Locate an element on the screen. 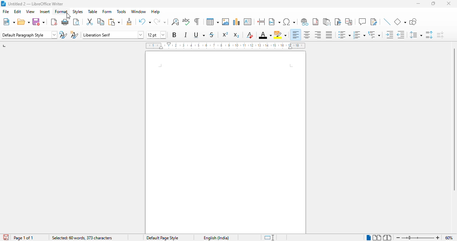 The width and height of the screenshot is (457, 241). insert chart is located at coordinates (237, 21).